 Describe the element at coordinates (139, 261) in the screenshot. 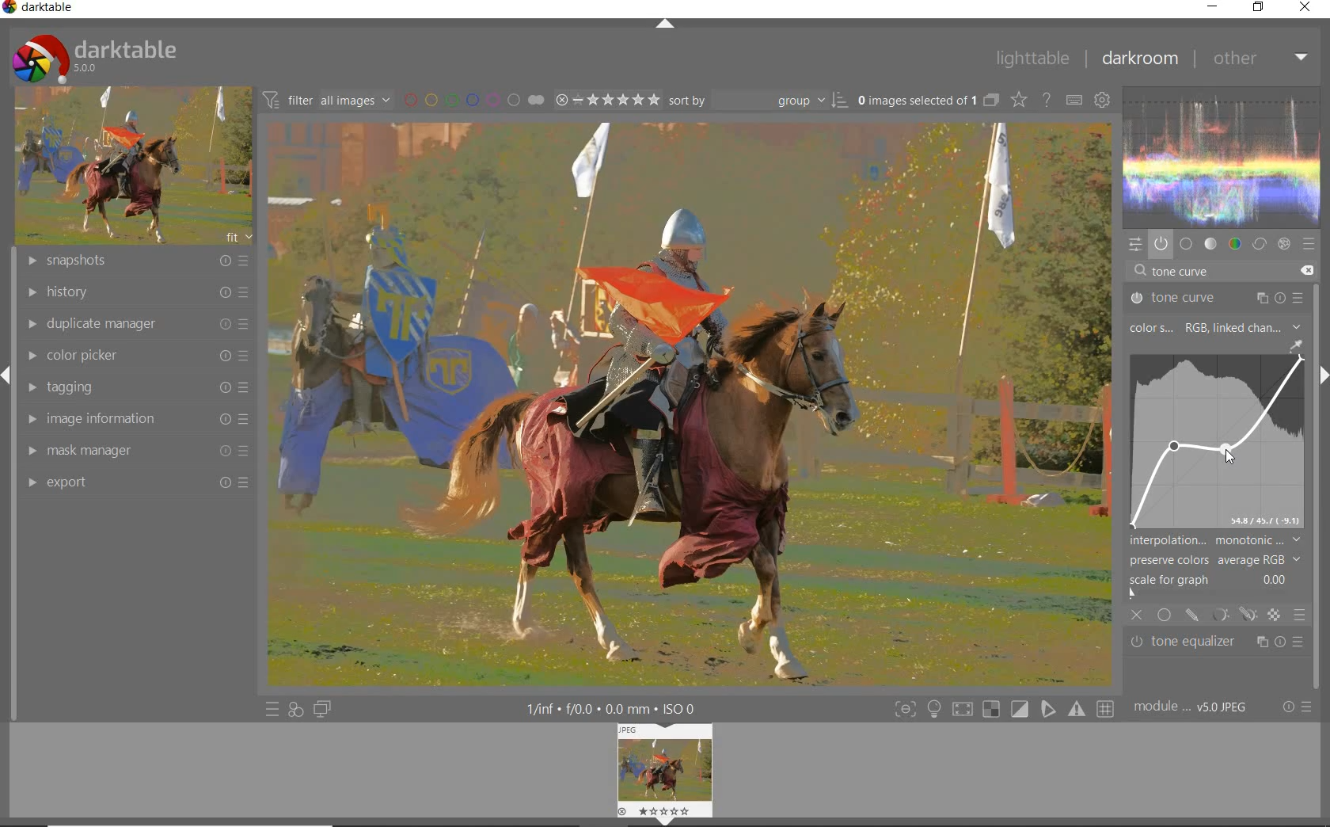

I see `snapshots` at that location.